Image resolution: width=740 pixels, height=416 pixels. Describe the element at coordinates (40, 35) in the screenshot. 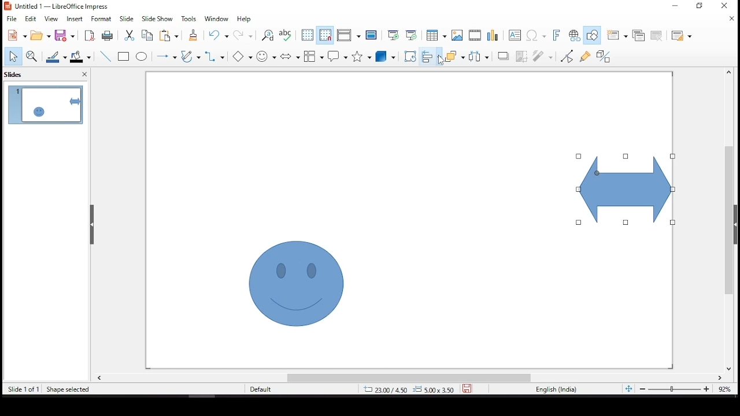

I see `open` at that location.